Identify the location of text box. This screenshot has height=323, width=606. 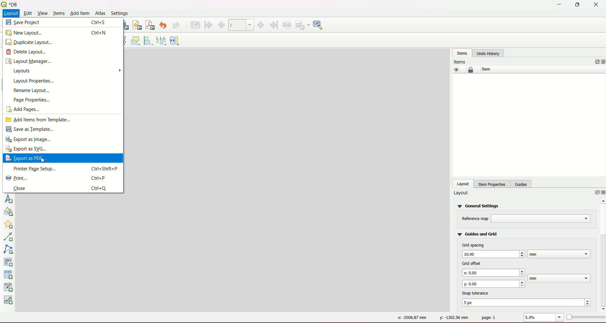
(560, 278).